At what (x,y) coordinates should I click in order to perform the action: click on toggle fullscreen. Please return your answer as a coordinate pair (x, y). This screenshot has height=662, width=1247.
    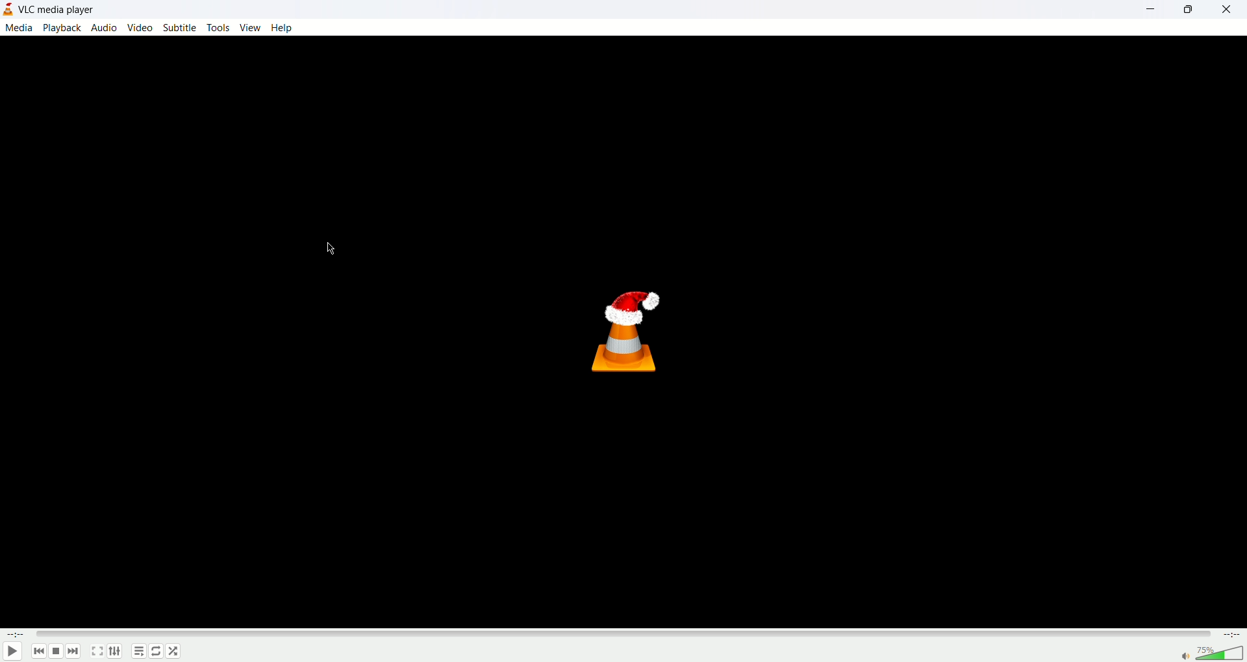
    Looking at the image, I should click on (97, 652).